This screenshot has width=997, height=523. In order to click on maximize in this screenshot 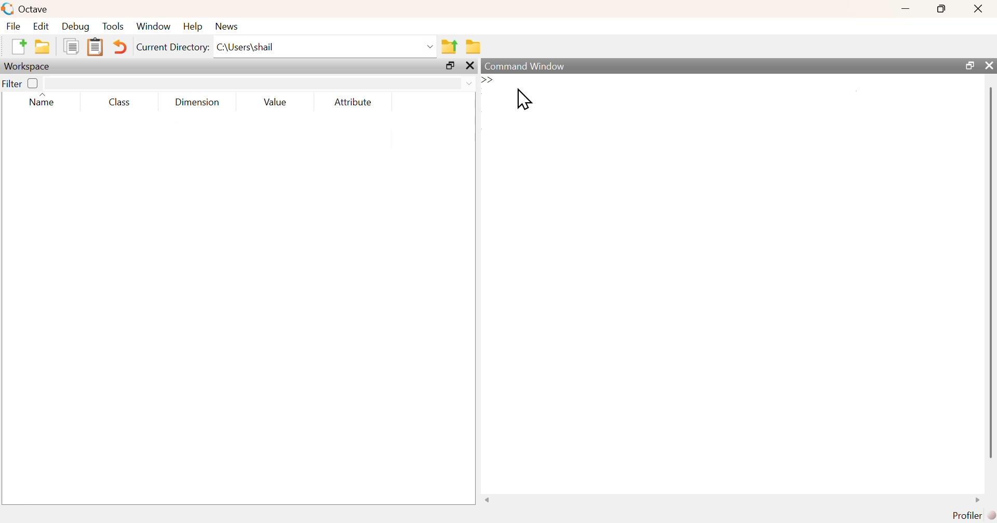, I will do `click(942, 8)`.